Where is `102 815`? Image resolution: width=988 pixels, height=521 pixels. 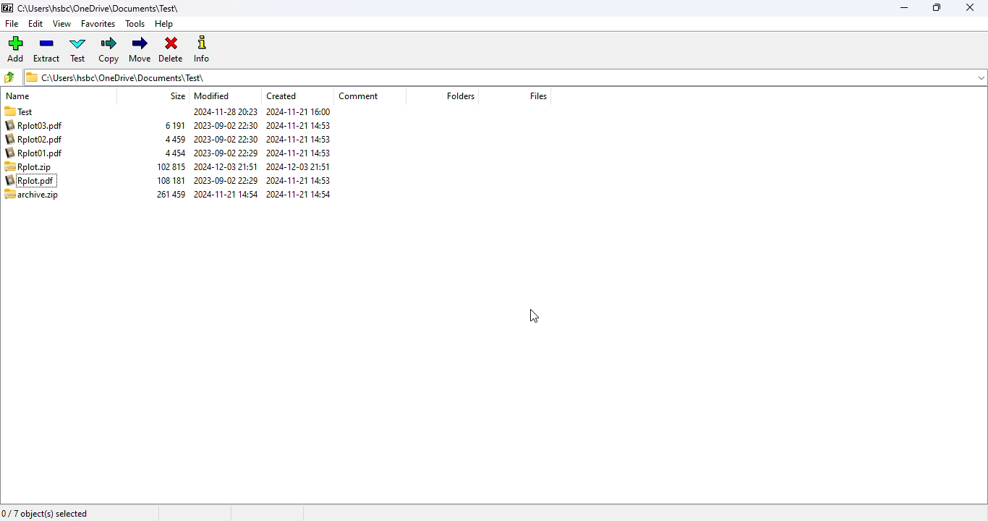
102 815 is located at coordinates (171, 166).